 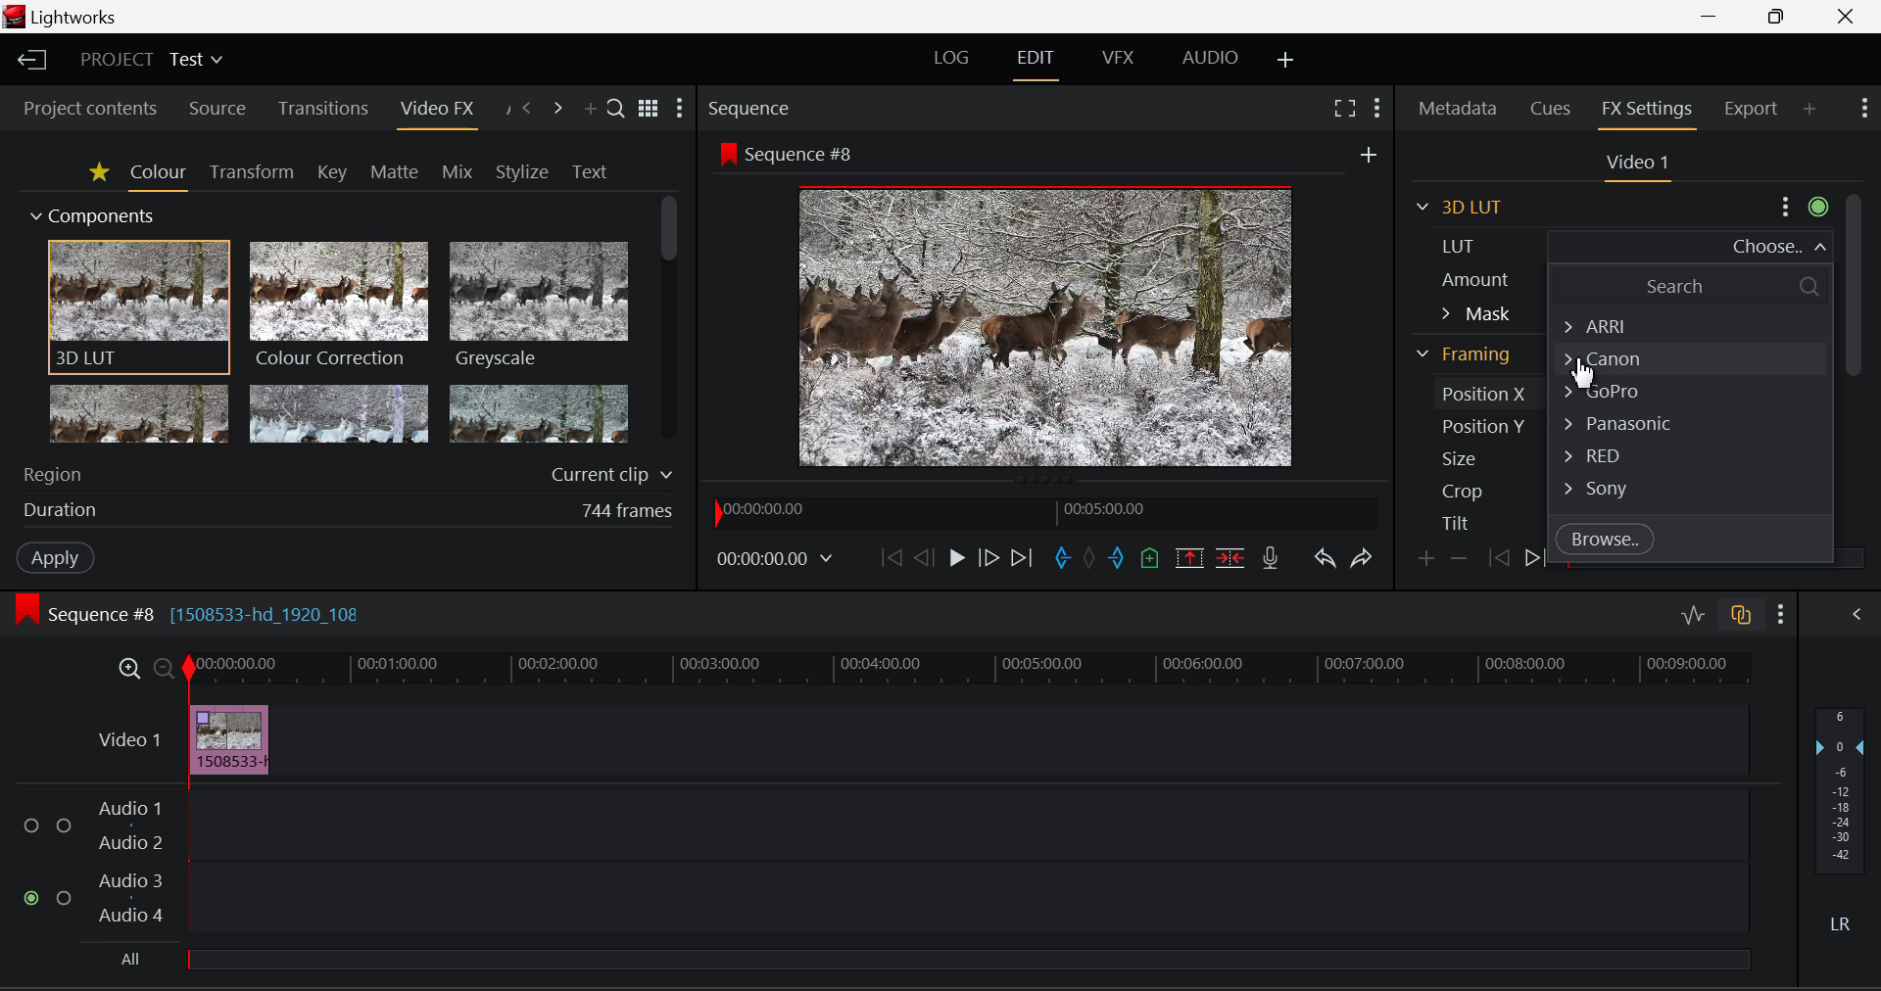 What do you see at coordinates (1469, 356) in the screenshot?
I see `Framing Section` at bounding box center [1469, 356].